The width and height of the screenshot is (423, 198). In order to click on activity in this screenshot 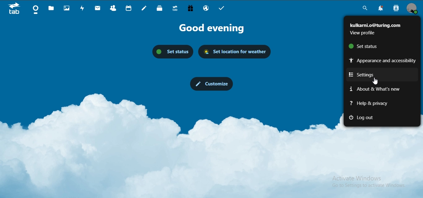, I will do `click(83, 8)`.